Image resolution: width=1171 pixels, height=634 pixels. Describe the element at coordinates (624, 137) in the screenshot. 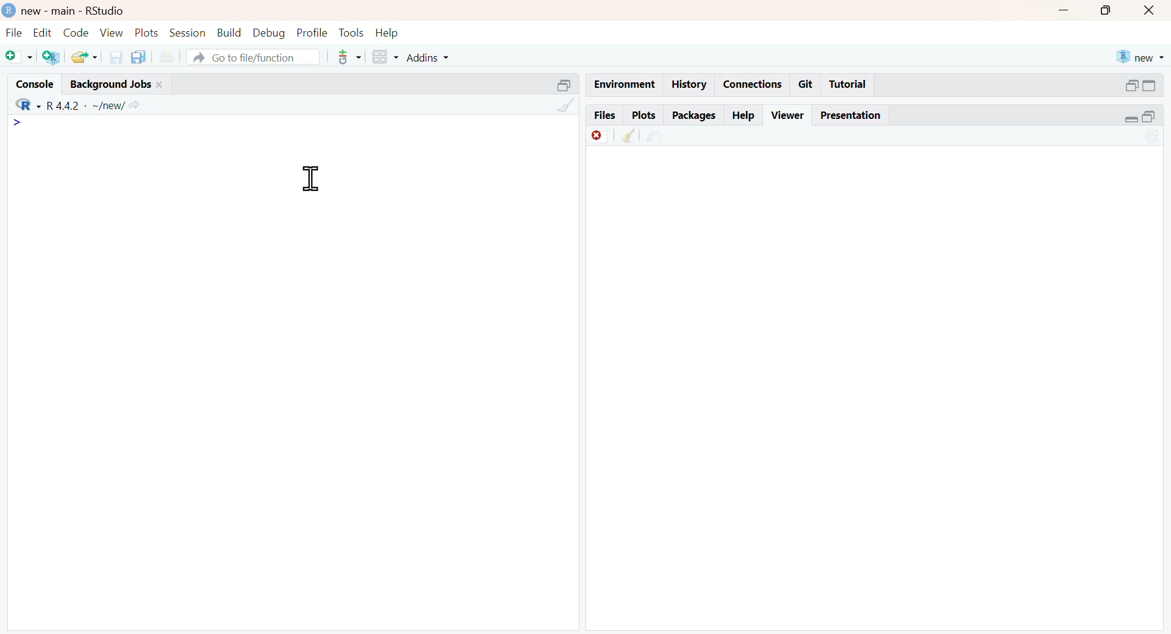

I see `clear all viewer item` at that location.